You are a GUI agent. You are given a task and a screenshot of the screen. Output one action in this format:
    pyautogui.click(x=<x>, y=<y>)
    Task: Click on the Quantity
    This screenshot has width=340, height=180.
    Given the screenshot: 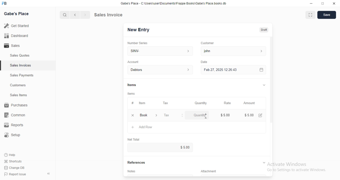 What is the action you would take?
    pyautogui.click(x=201, y=103)
    